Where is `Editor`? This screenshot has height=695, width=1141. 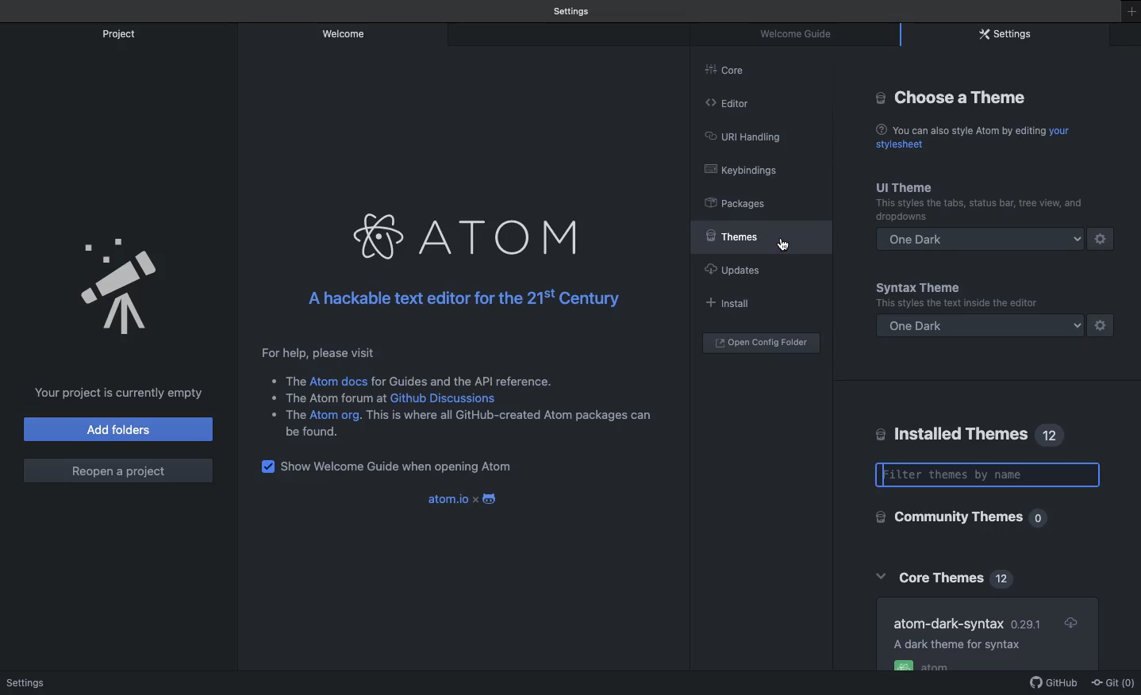
Editor is located at coordinates (734, 102).